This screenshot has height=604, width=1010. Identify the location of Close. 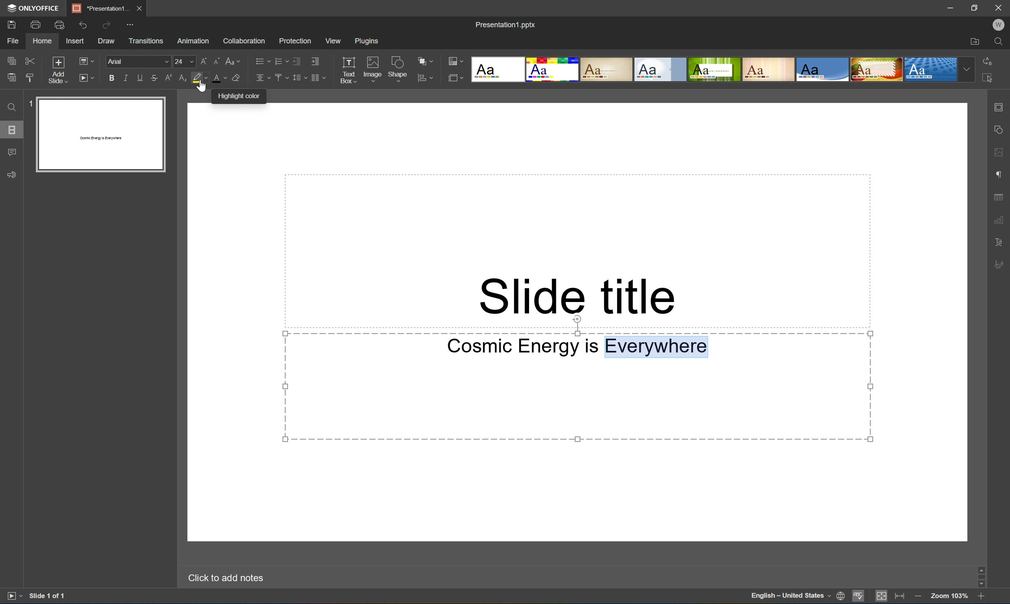
(999, 8).